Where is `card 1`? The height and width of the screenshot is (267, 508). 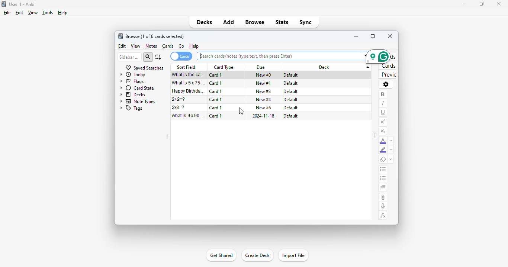 card 1 is located at coordinates (216, 75).